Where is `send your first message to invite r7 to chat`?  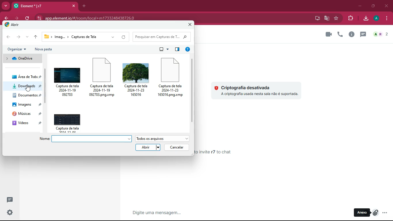 send your first message to invite r7 to chat is located at coordinates (220, 152).